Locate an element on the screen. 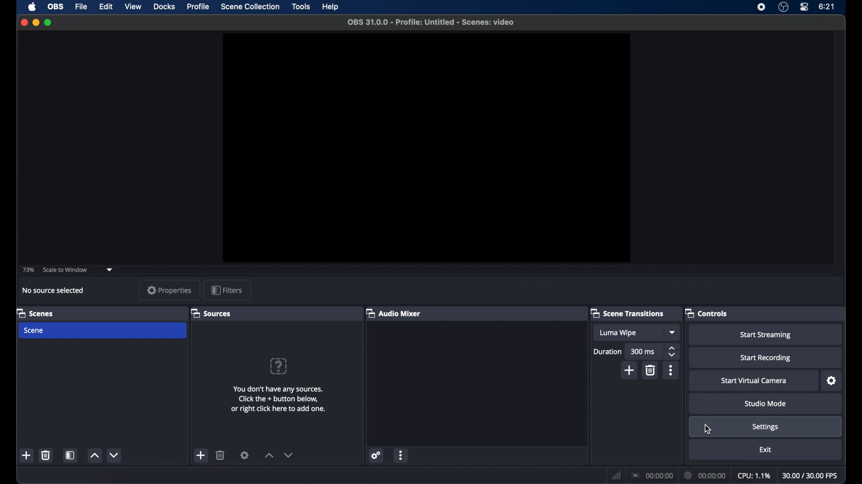 The width and height of the screenshot is (862, 484). control center is located at coordinates (804, 7).